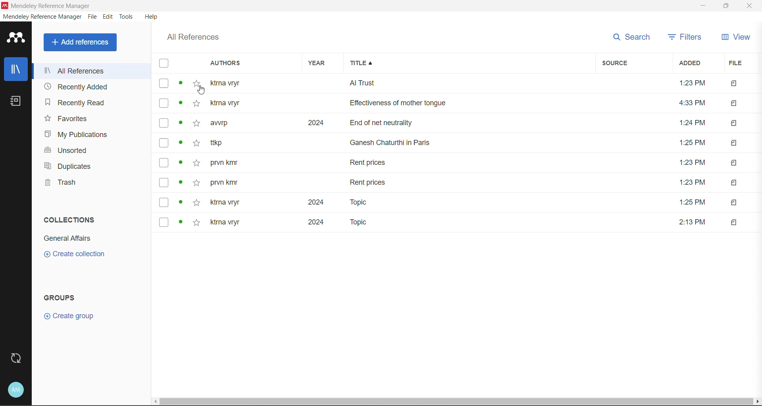  Describe the element at coordinates (15, 38) in the screenshot. I see `Application Logo` at that location.